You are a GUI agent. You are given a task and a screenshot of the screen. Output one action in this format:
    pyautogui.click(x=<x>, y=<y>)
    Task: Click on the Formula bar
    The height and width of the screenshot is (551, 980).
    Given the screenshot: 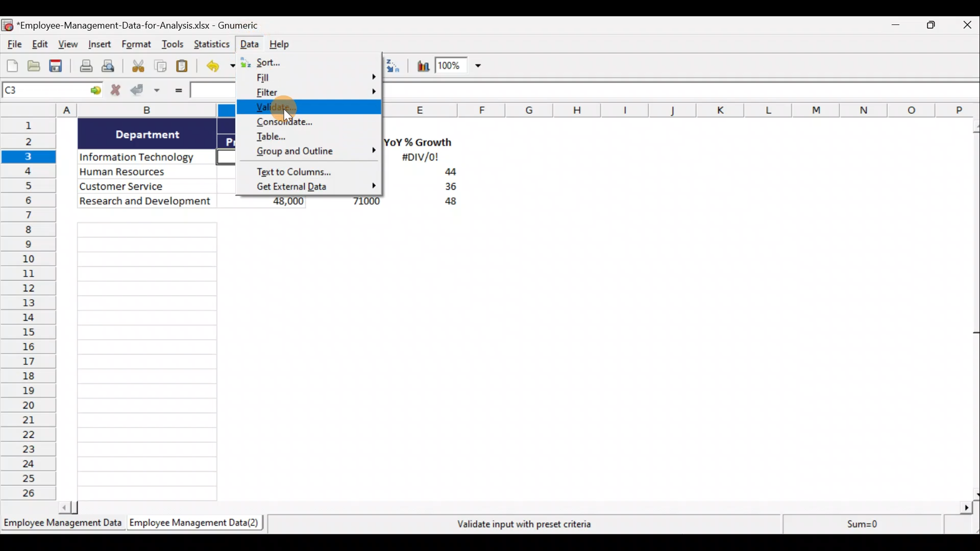 What is the action you would take?
    pyautogui.click(x=683, y=93)
    